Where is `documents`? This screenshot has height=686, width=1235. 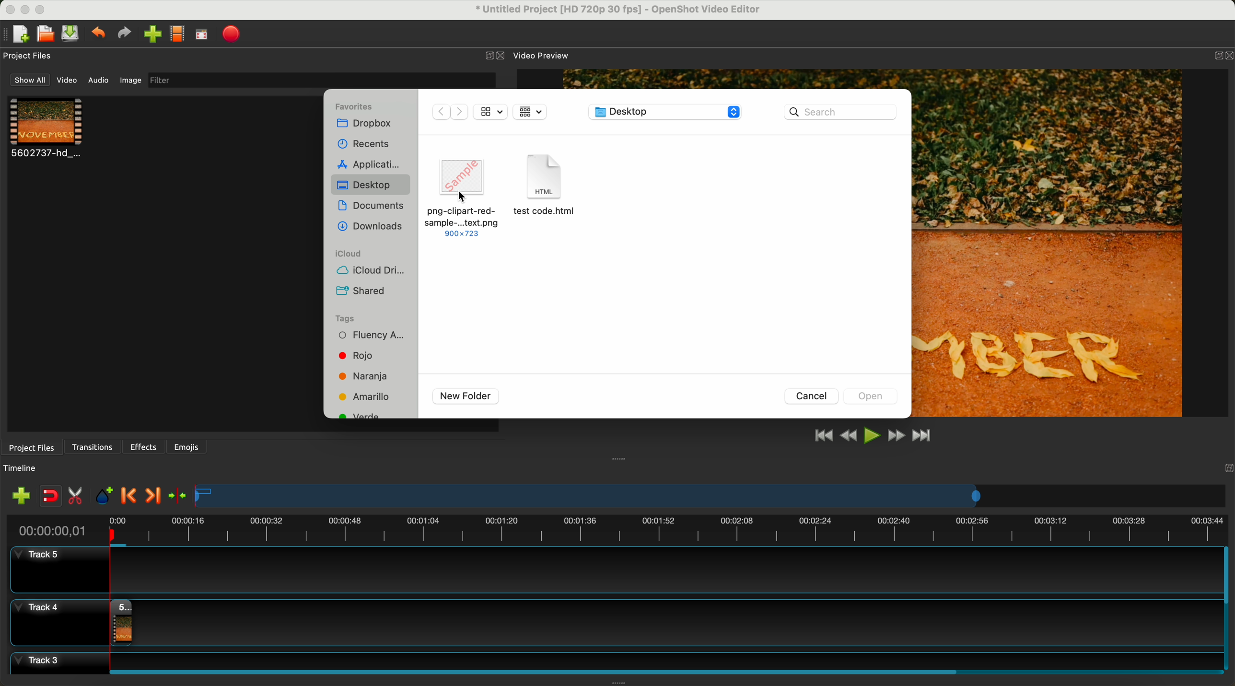 documents is located at coordinates (371, 206).